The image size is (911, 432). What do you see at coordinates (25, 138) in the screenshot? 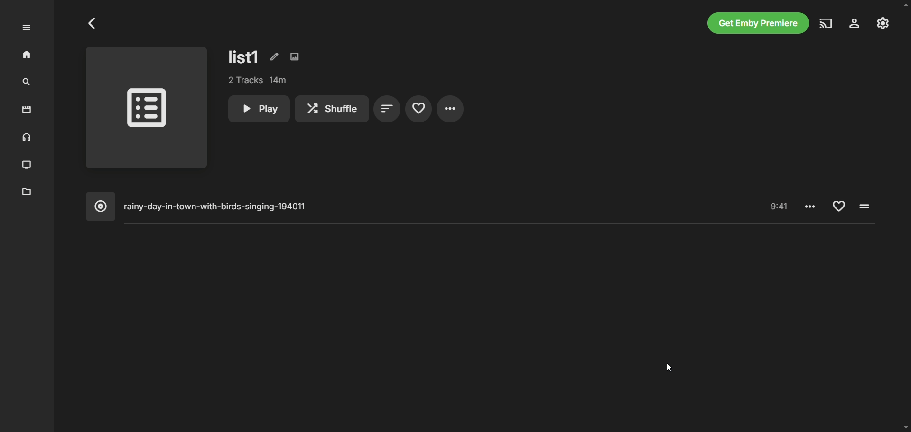
I see `music` at bounding box center [25, 138].